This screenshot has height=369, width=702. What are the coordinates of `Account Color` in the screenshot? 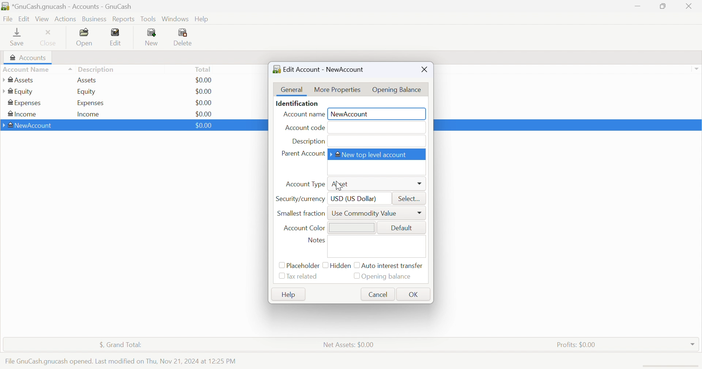 It's located at (304, 228).